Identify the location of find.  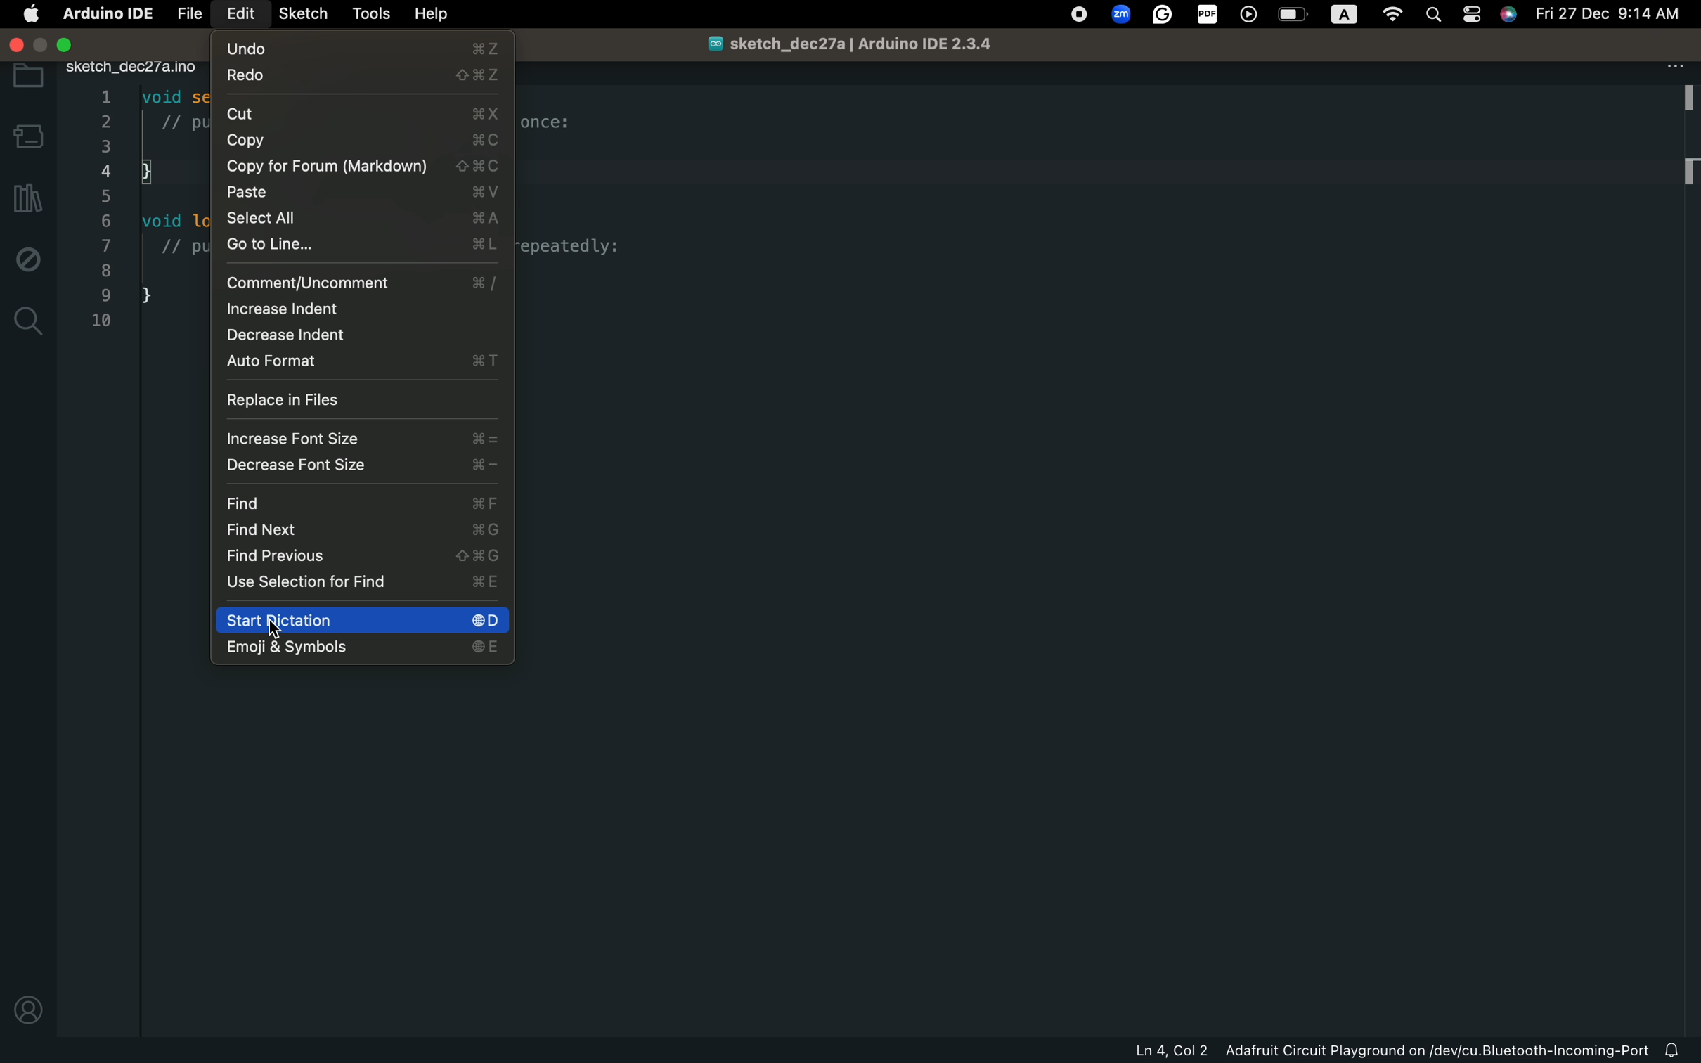
(363, 503).